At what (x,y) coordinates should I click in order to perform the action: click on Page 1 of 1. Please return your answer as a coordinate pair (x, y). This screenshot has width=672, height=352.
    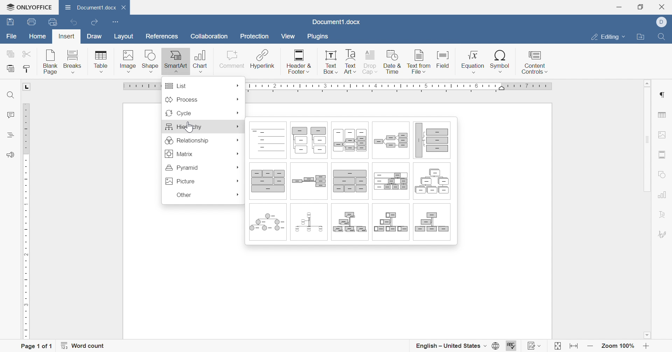
    Looking at the image, I should click on (35, 345).